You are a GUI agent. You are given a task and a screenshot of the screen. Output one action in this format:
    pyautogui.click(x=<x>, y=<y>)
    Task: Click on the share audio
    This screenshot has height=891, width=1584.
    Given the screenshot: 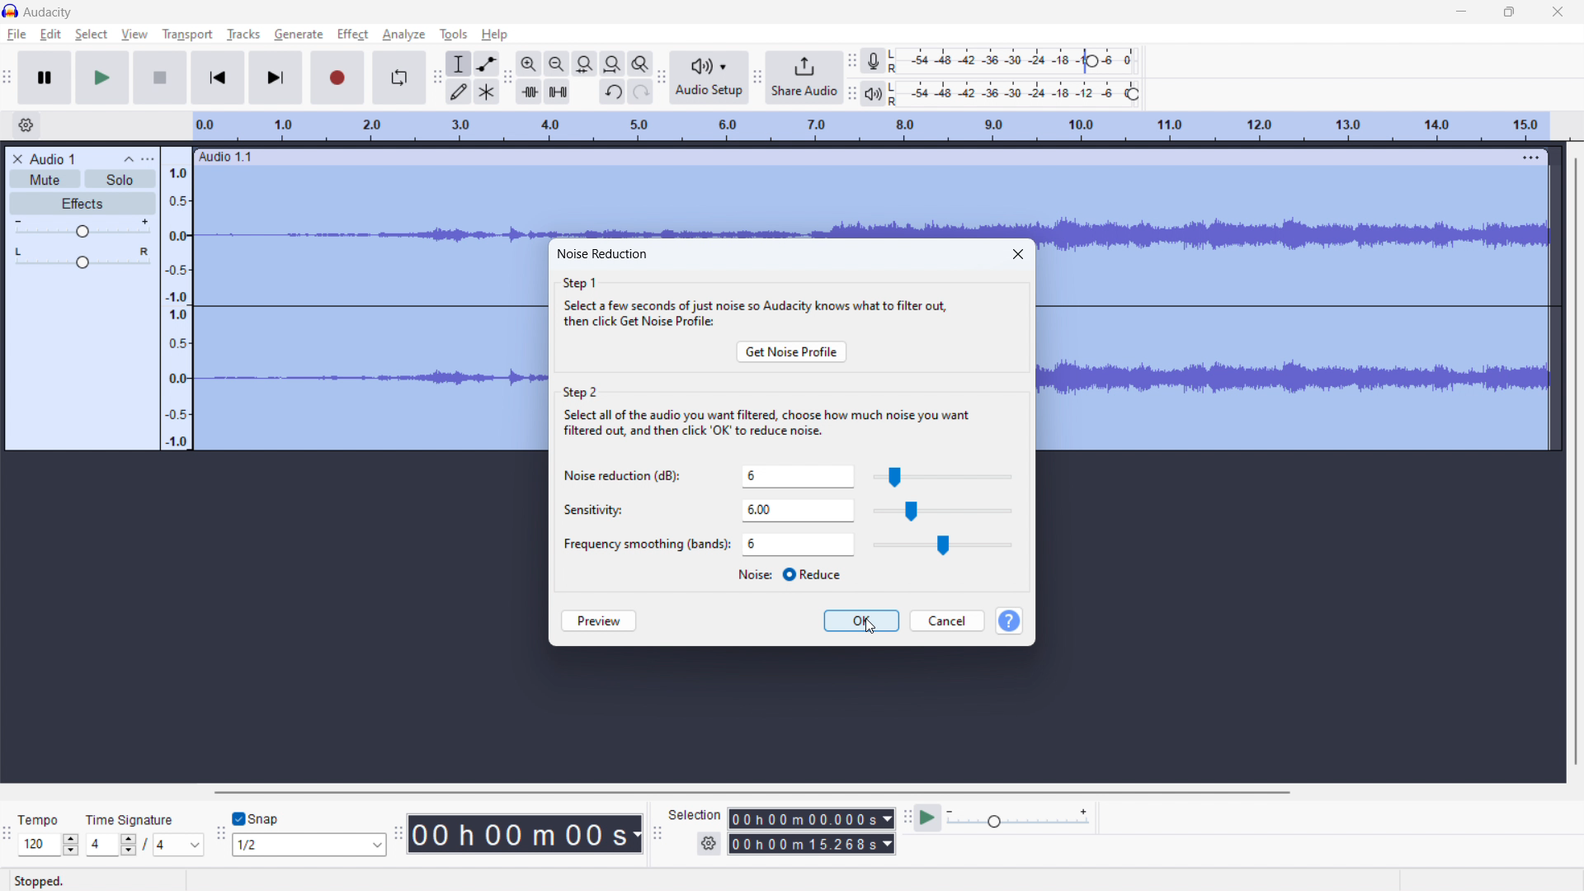 What is the action you would take?
    pyautogui.click(x=804, y=78)
    